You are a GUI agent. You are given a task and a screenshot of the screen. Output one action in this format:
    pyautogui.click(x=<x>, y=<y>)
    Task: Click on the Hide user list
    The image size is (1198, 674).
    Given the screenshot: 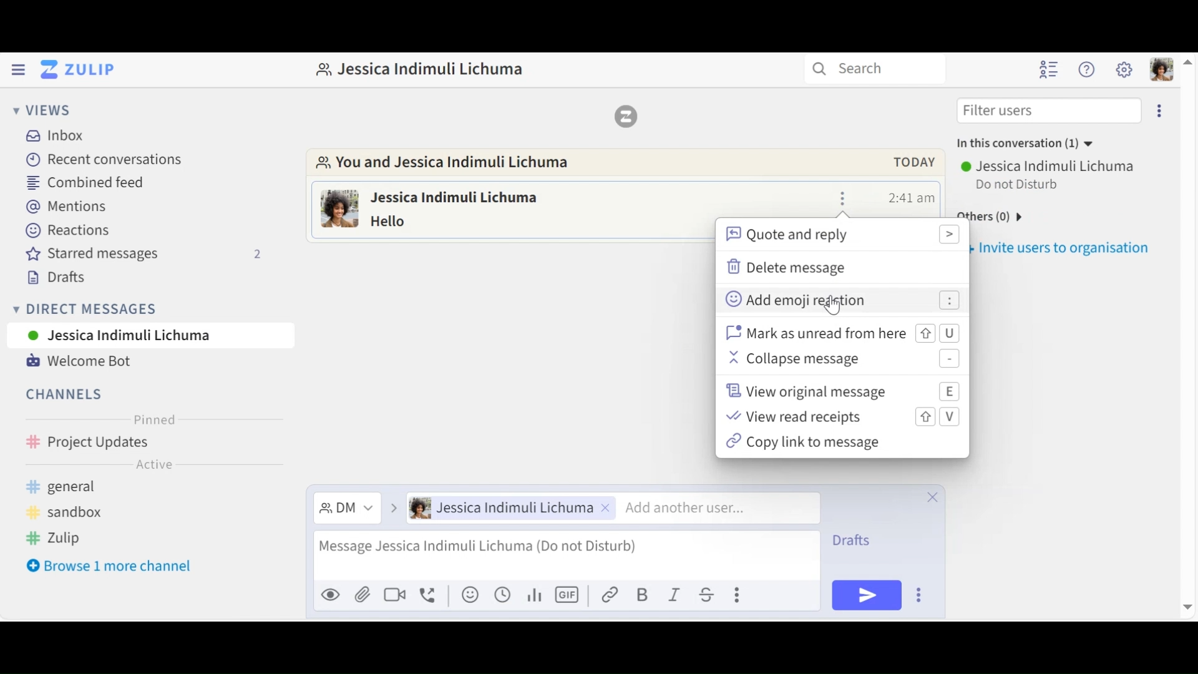 What is the action you would take?
    pyautogui.click(x=1049, y=70)
    